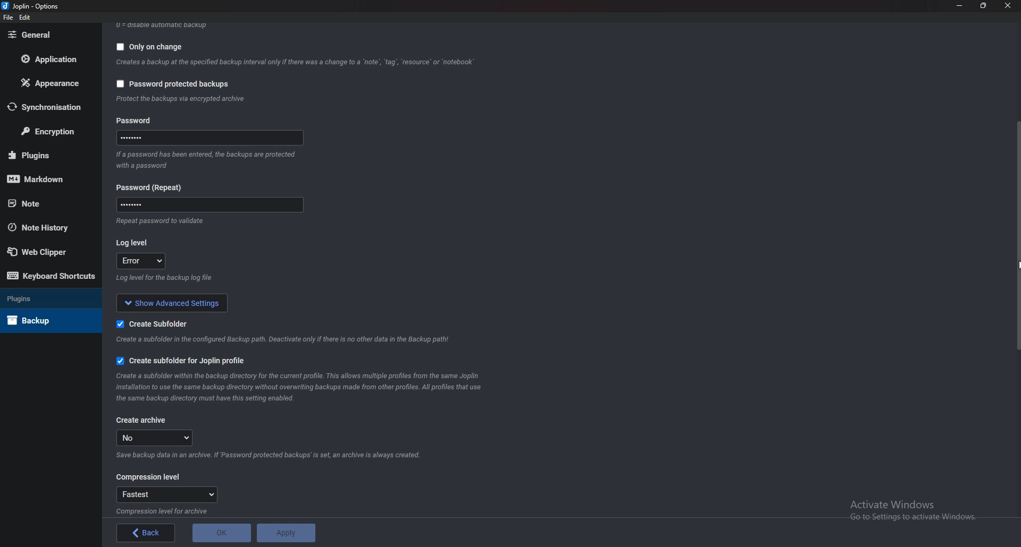 The width and height of the screenshot is (1021, 547). I want to click on Password, so click(209, 139).